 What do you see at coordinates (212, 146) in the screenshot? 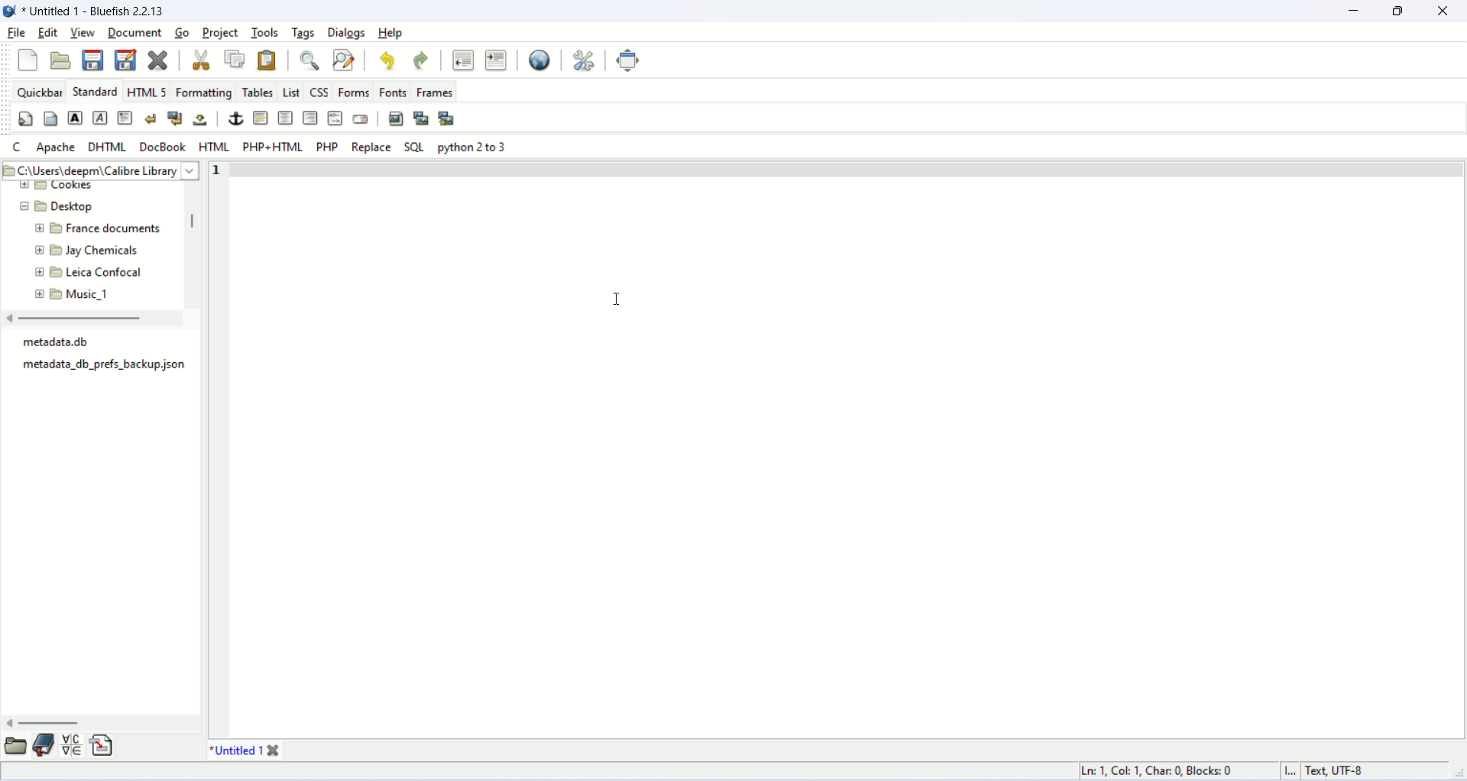
I see `HTML` at bounding box center [212, 146].